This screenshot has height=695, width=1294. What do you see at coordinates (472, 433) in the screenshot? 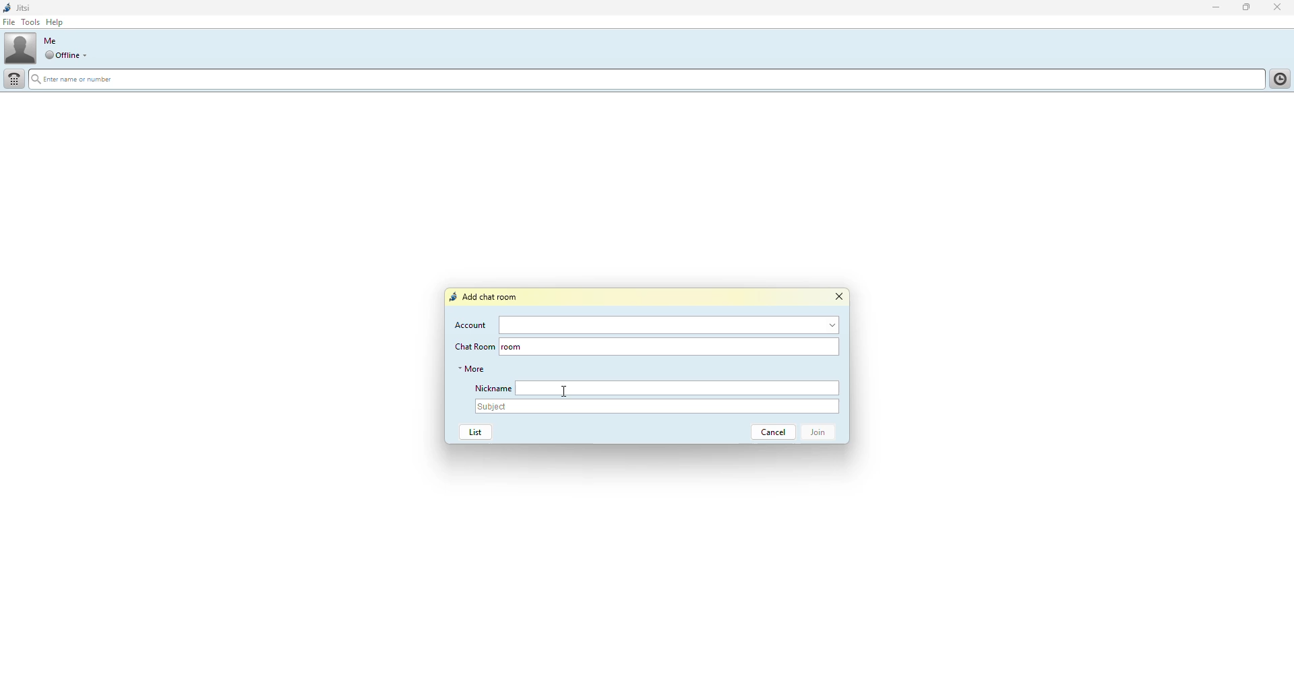
I see `list` at bounding box center [472, 433].